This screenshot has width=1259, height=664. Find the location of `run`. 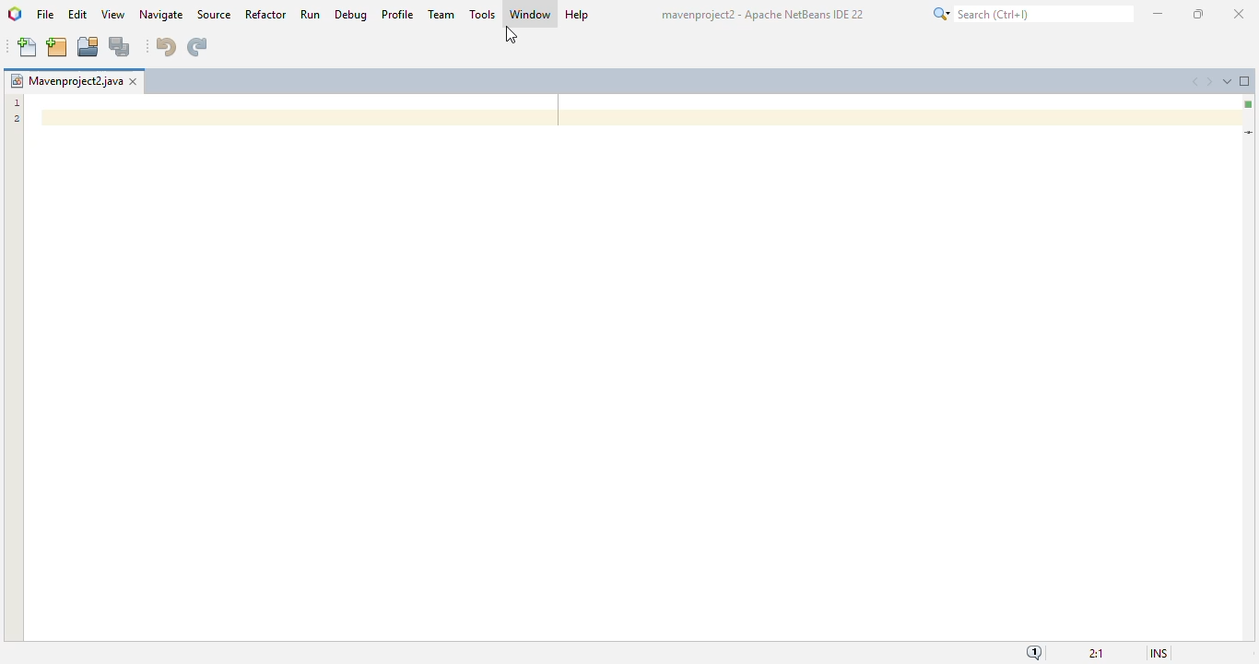

run is located at coordinates (310, 14).